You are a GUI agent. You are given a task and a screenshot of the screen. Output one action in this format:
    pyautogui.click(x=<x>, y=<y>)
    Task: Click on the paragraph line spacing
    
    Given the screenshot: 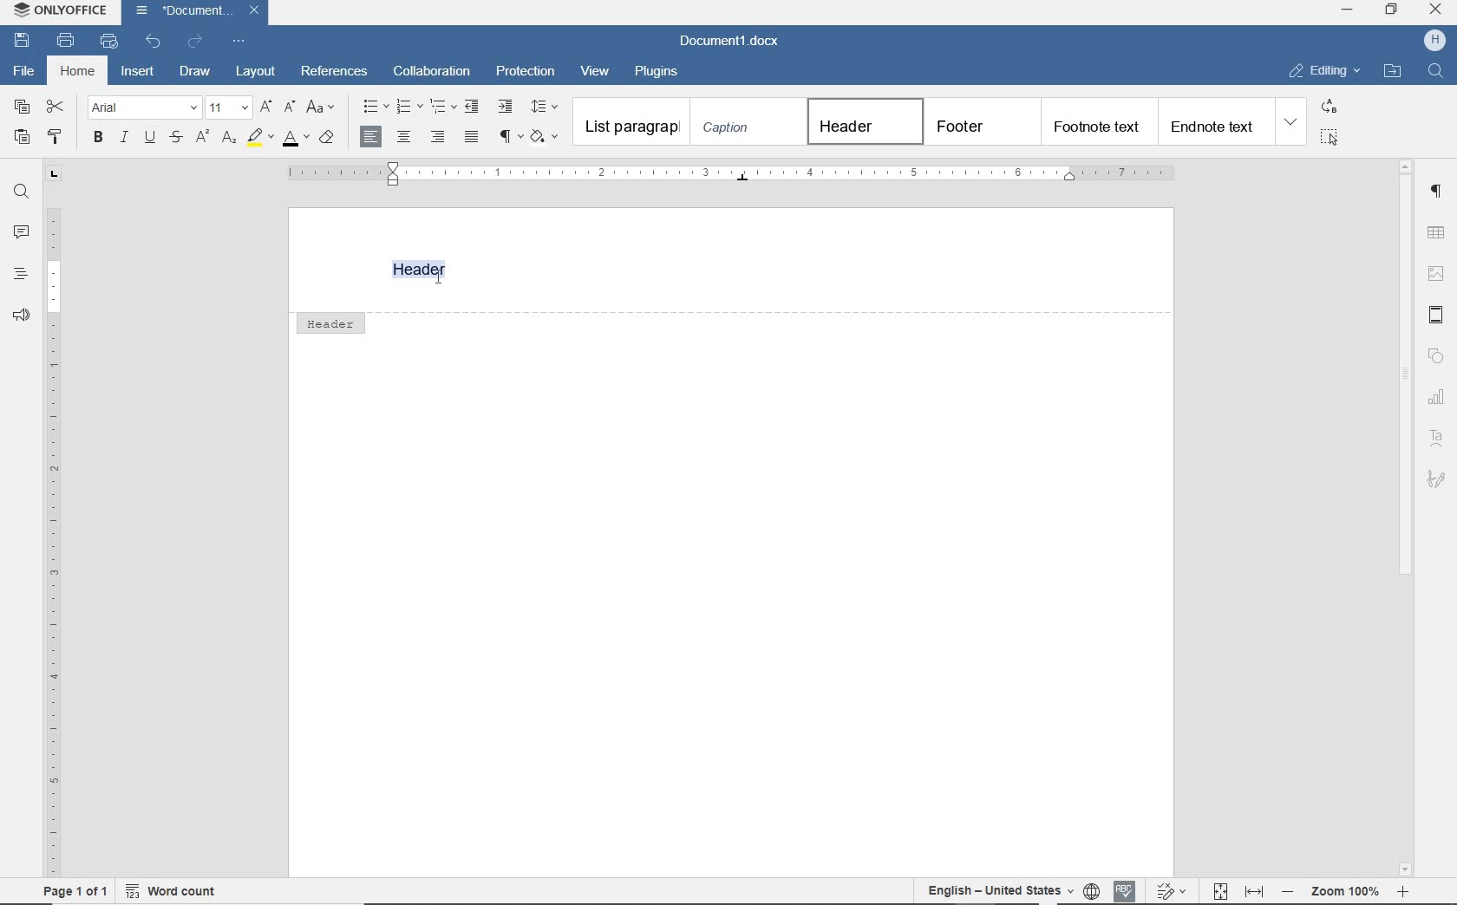 What is the action you would take?
    pyautogui.click(x=547, y=107)
    